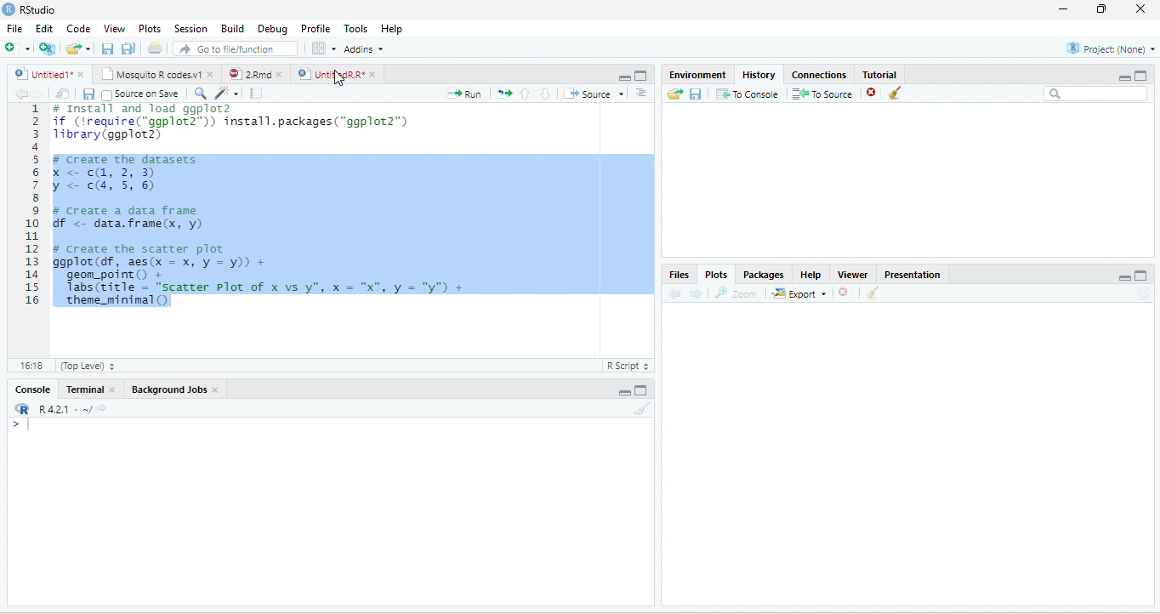 The width and height of the screenshot is (1160, 614). I want to click on Compile Report, so click(256, 94).